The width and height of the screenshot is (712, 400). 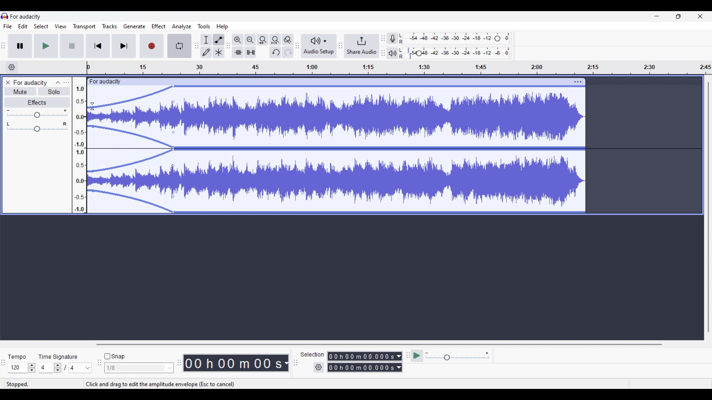 What do you see at coordinates (93, 106) in the screenshot?
I see `cursor` at bounding box center [93, 106].